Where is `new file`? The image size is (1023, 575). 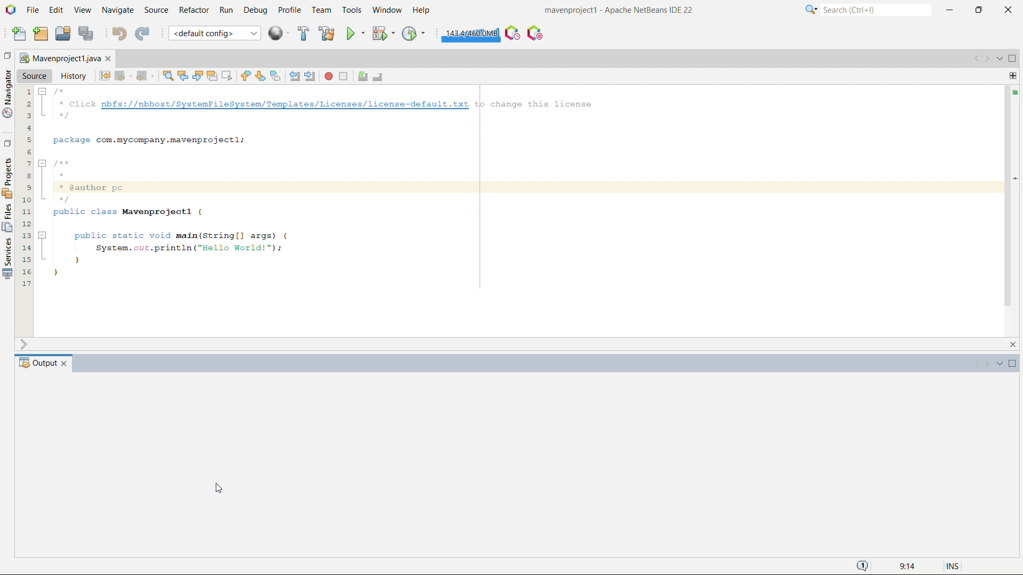
new file is located at coordinates (20, 32).